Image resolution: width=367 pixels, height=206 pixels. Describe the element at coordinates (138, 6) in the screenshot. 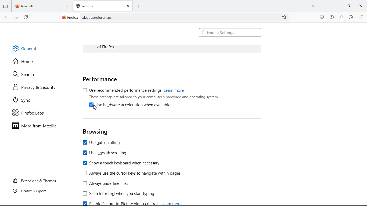

I see `add tab` at that location.